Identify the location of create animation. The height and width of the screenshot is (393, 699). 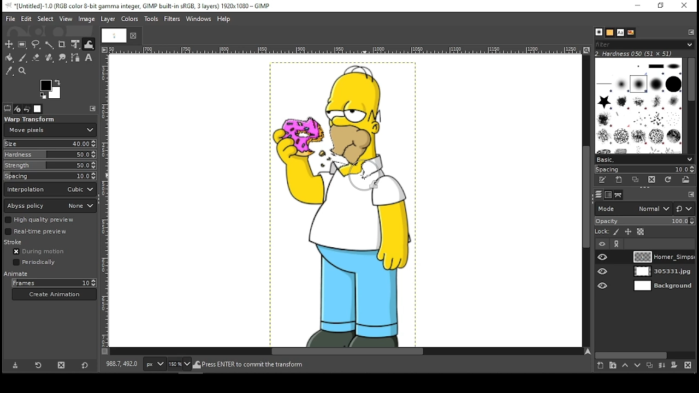
(54, 294).